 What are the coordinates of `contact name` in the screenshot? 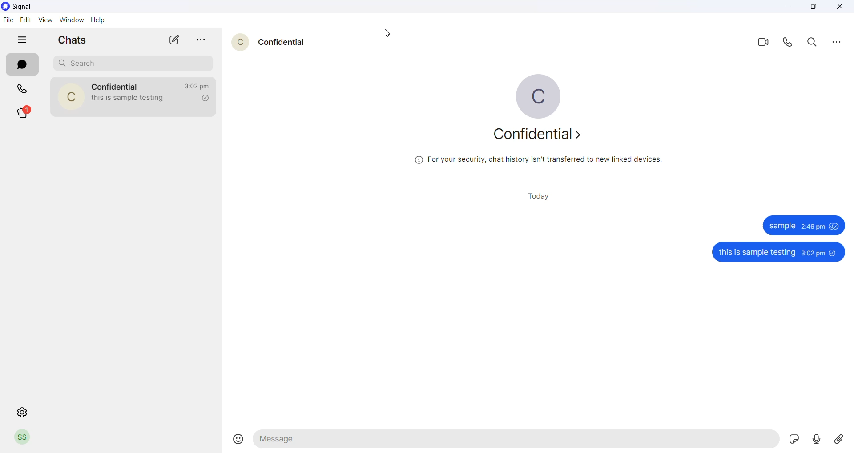 It's located at (281, 42).